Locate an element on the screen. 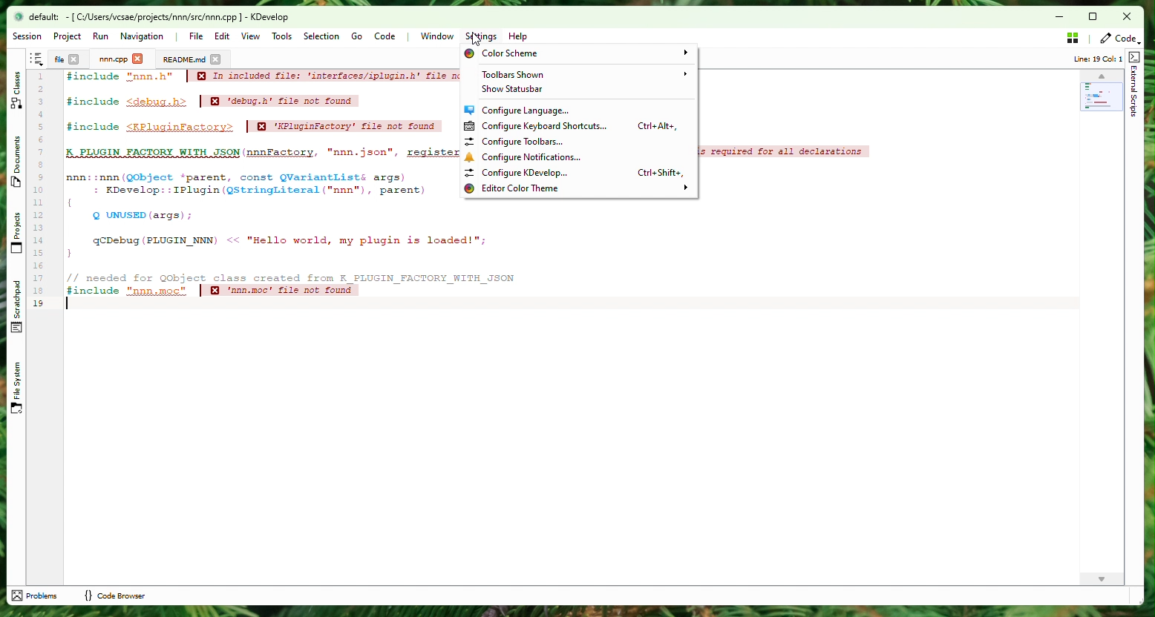  close is located at coordinates (138, 59).